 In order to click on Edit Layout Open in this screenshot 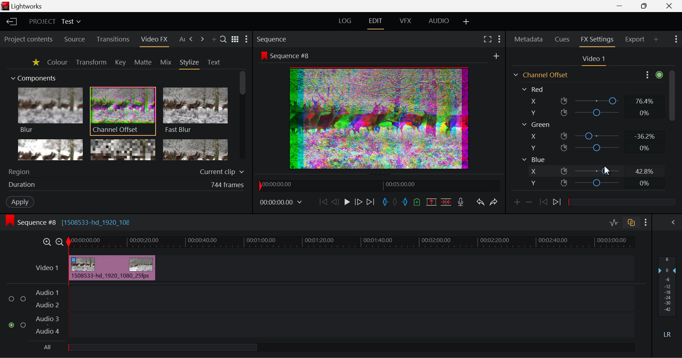, I will do `click(375, 23)`.